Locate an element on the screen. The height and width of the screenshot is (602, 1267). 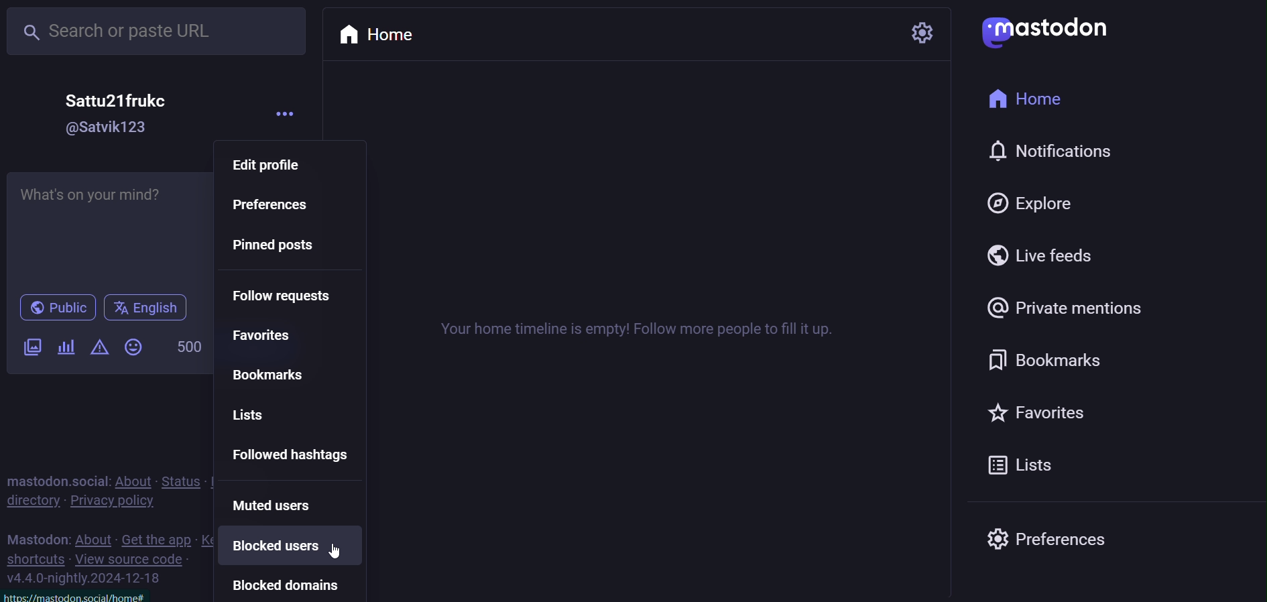
favorites is located at coordinates (274, 335).